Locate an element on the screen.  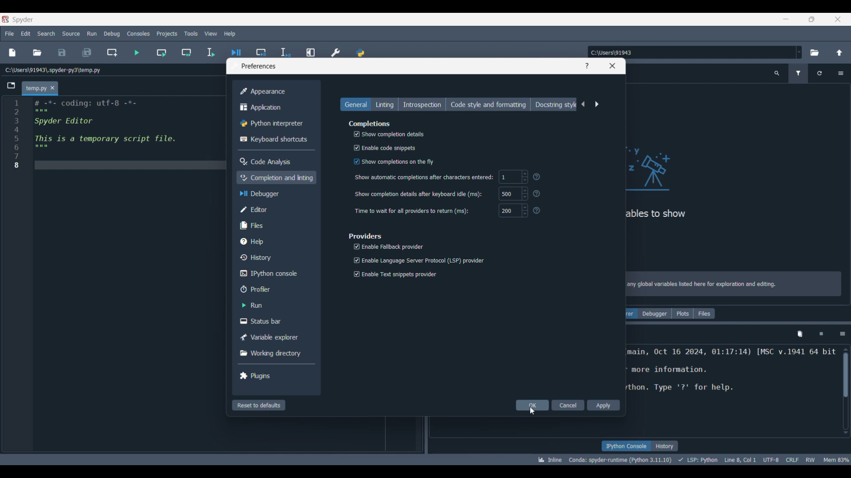
? is located at coordinates (539, 193).